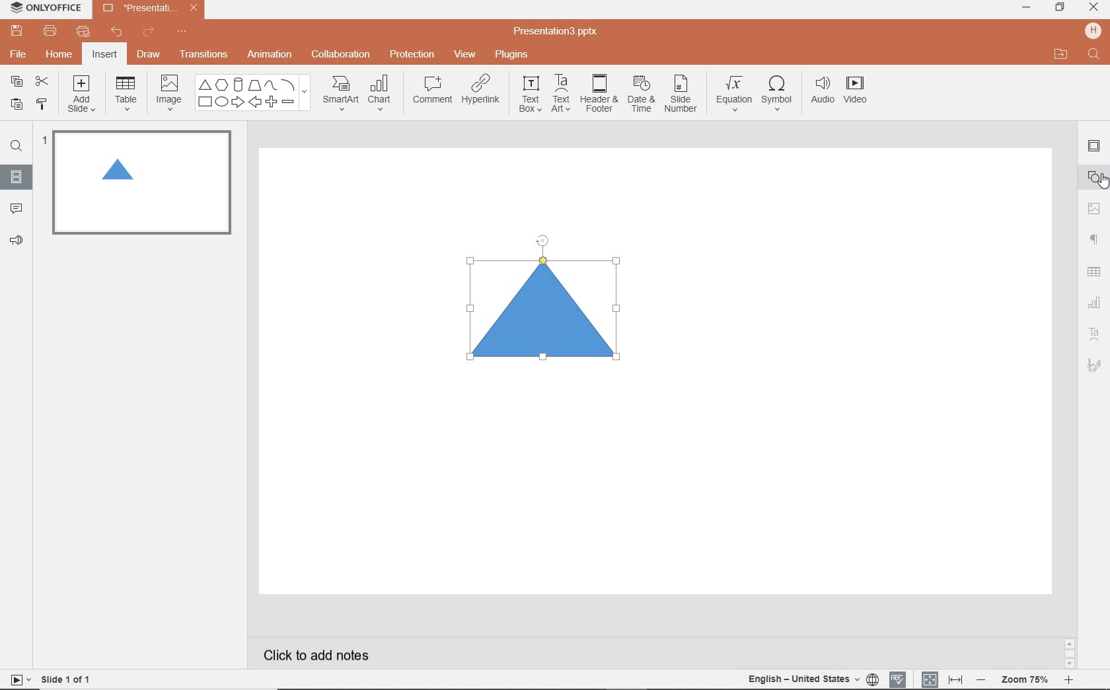  What do you see at coordinates (735, 96) in the screenshot?
I see `EQUATION` at bounding box center [735, 96].